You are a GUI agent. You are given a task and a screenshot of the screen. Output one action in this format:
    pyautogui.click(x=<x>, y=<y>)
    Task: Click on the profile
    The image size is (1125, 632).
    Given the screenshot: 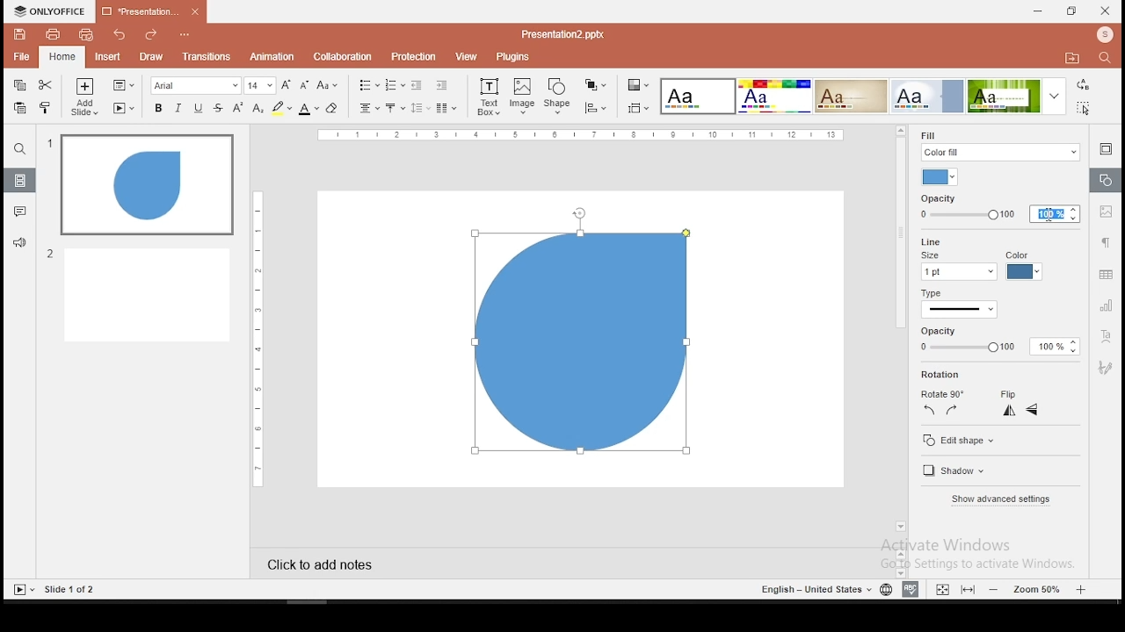 What is the action you would take?
    pyautogui.click(x=1103, y=34)
    